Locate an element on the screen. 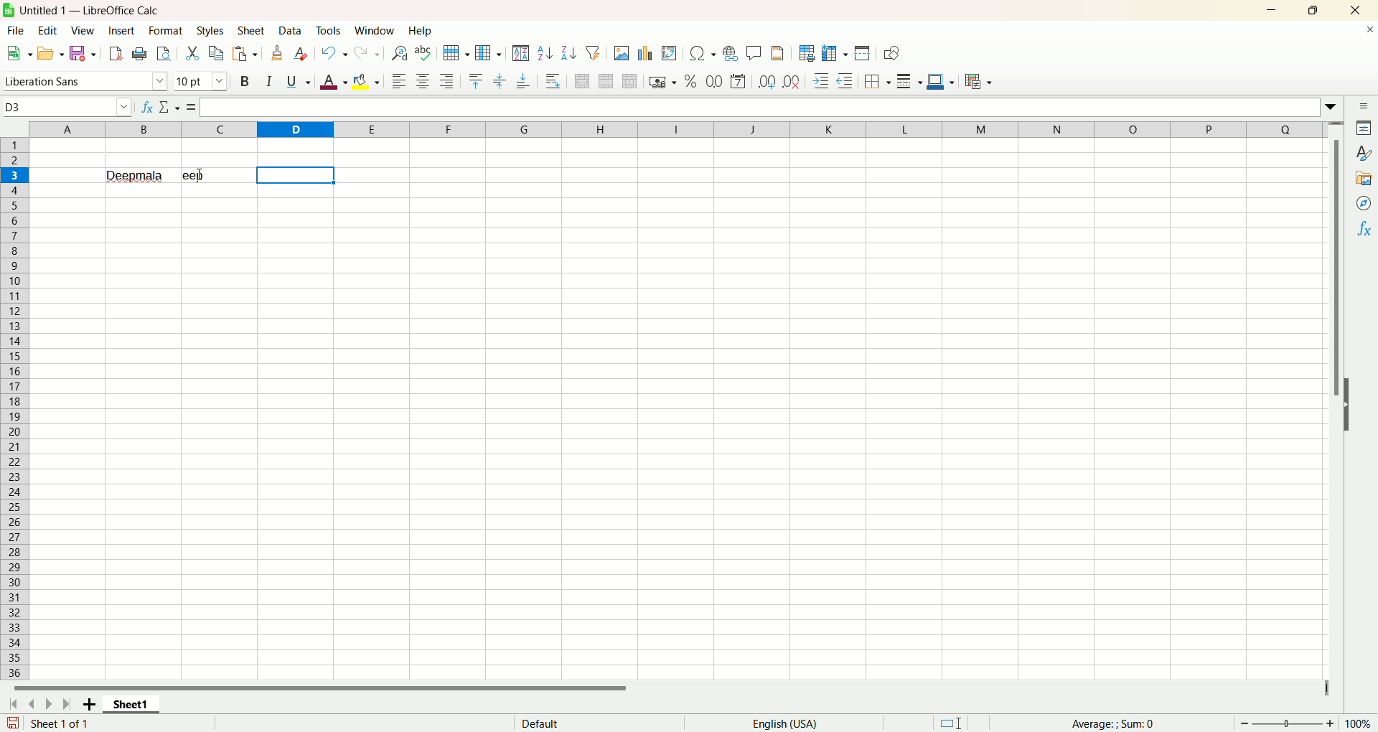  Sort ascending is located at coordinates (545, 53).